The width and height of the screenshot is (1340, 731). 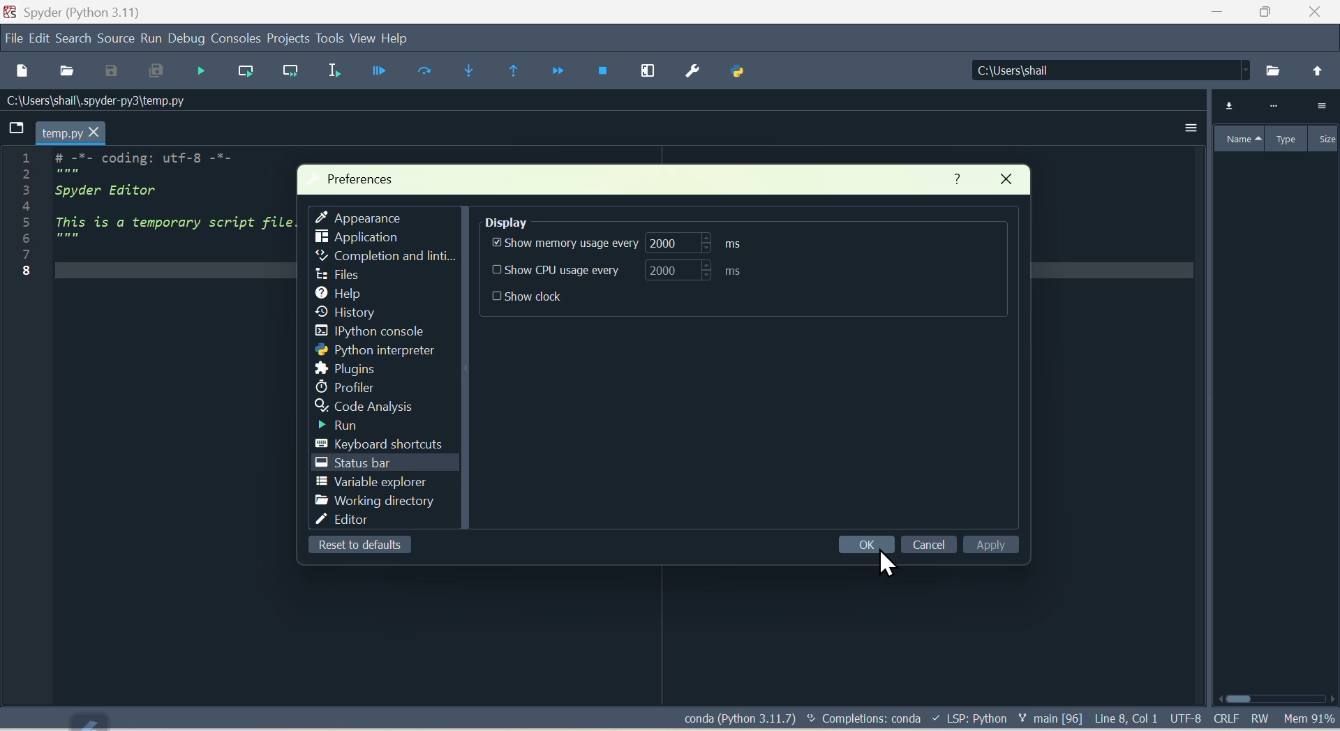 I want to click on Python path manager, so click(x=748, y=71).